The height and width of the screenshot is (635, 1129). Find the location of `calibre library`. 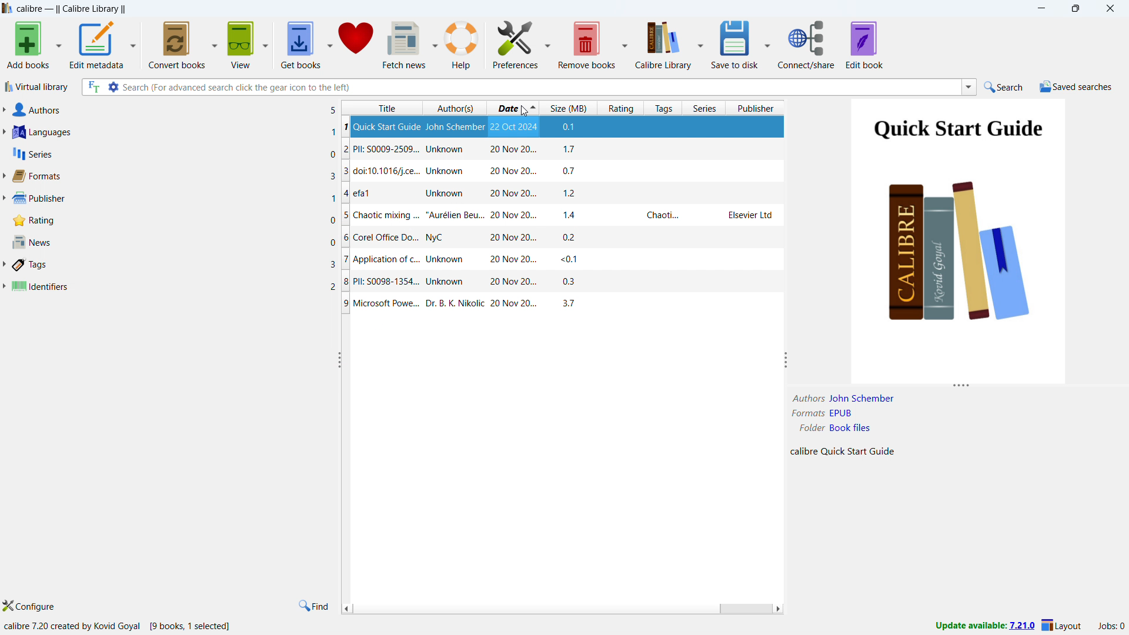

calibre library is located at coordinates (663, 43).